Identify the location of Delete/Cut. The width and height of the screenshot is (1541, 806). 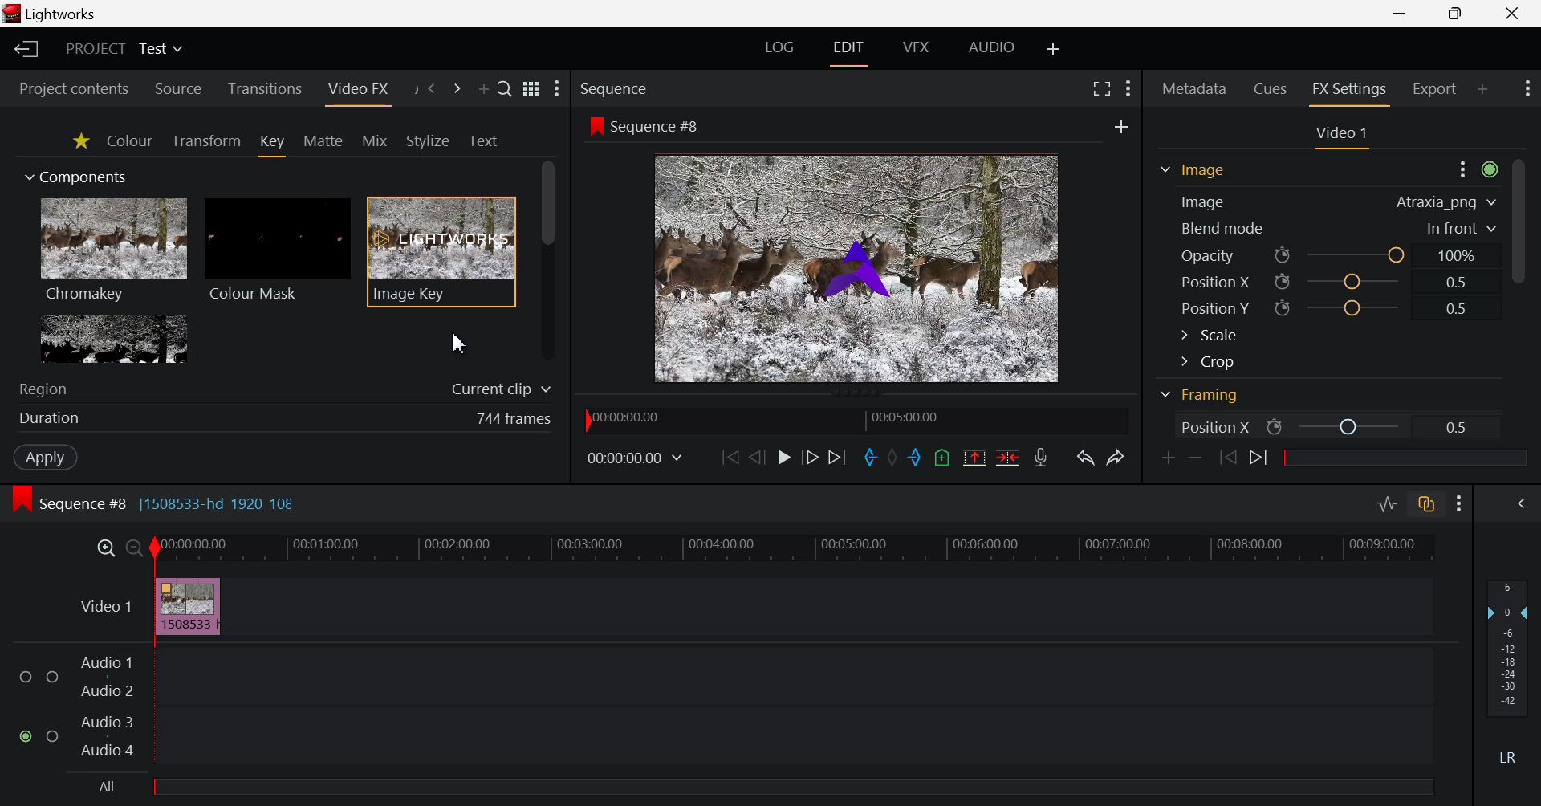
(1006, 457).